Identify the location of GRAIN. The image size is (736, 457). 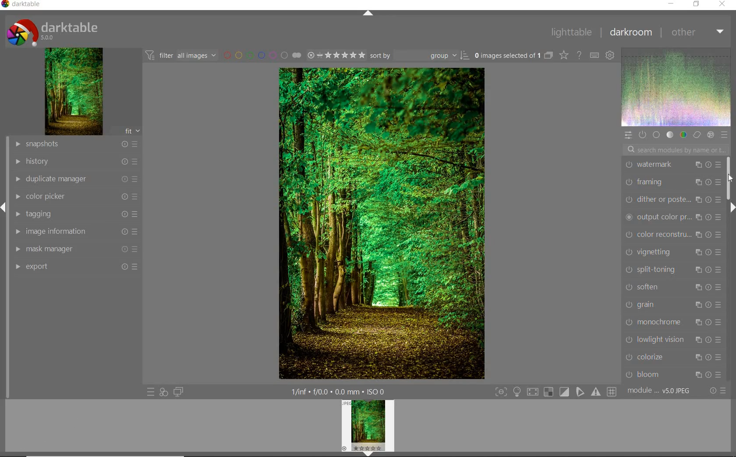
(673, 304).